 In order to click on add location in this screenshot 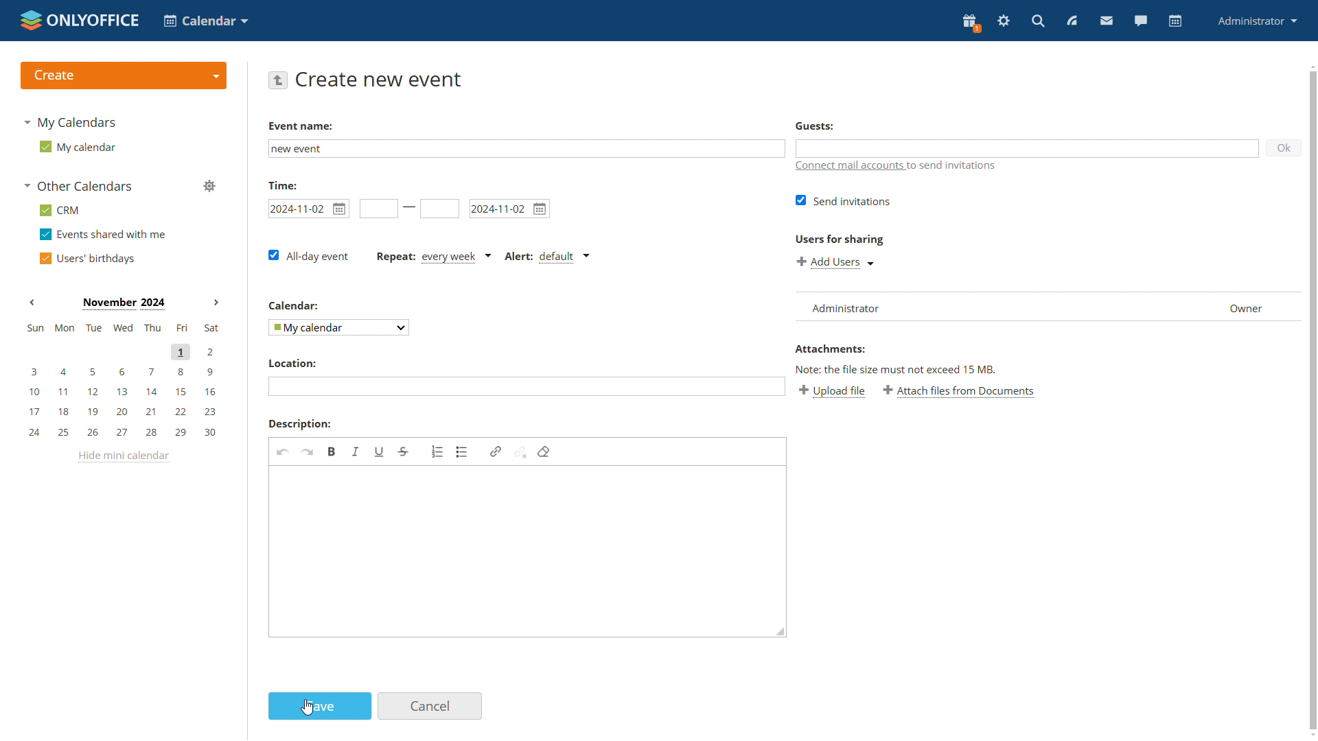, I will do `click(525, 386)`.